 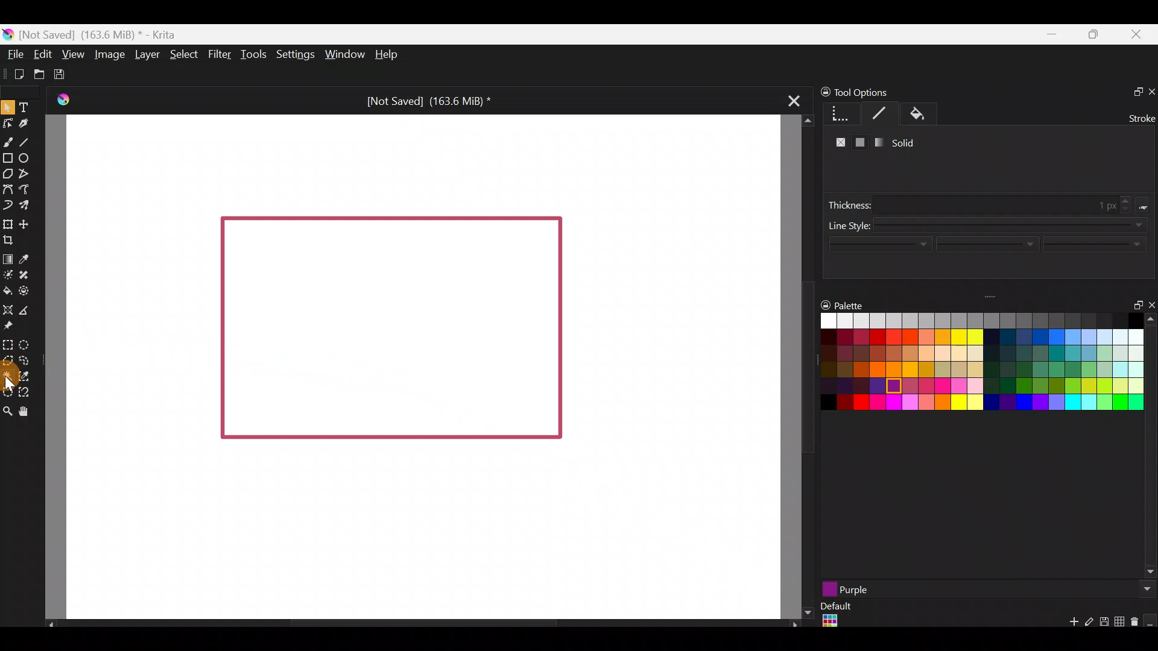 I want to click on Transform a layer/selection, so click(x=7, y=222).